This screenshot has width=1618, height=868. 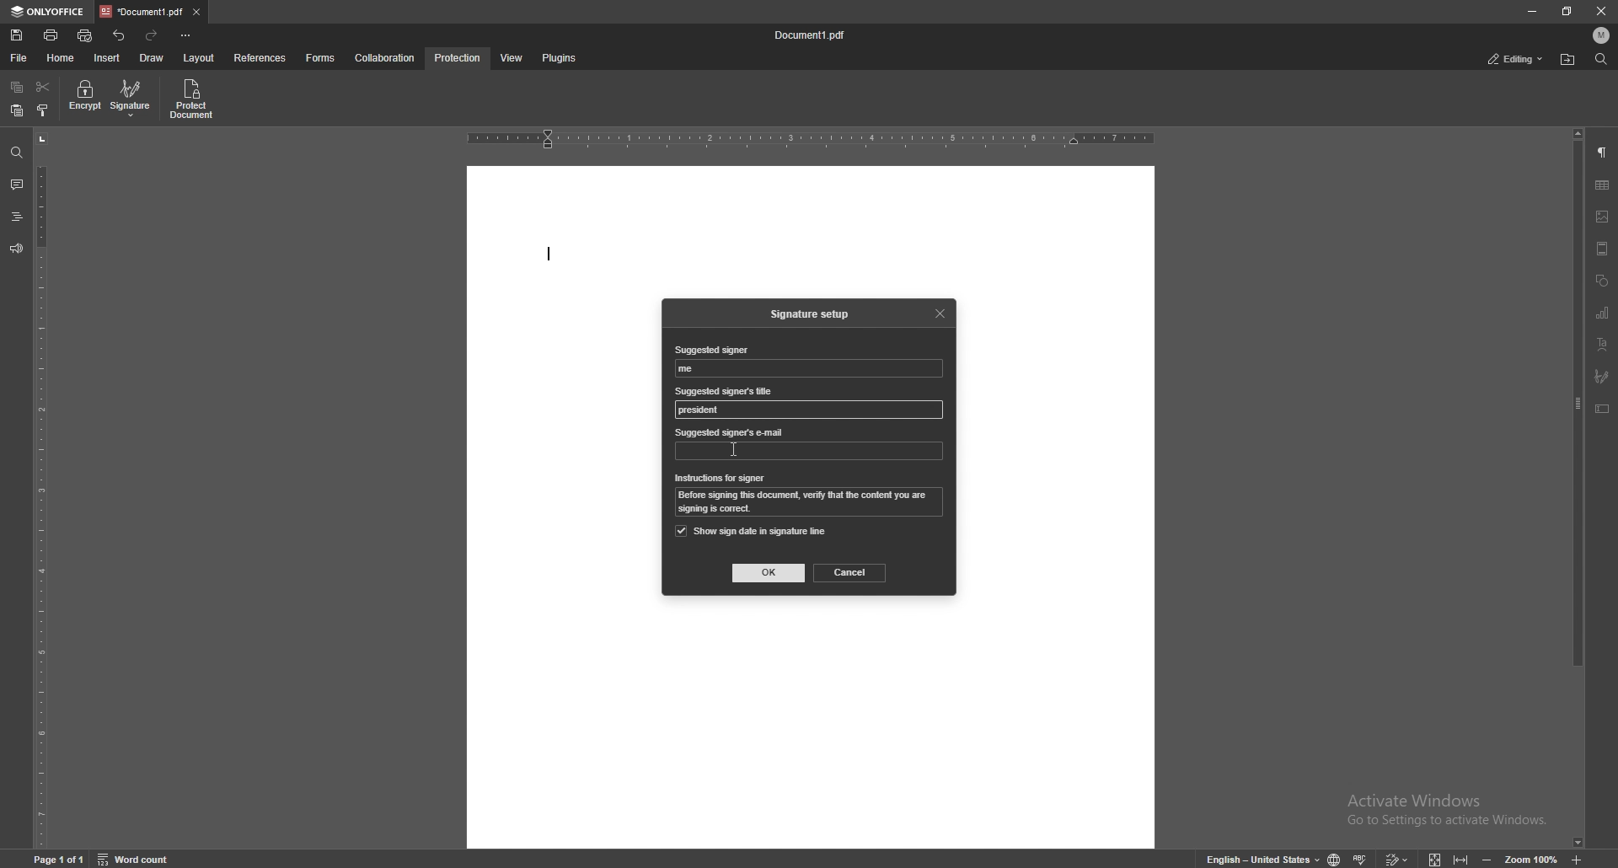 I want to click on plugins, so click(x=558, y=59).